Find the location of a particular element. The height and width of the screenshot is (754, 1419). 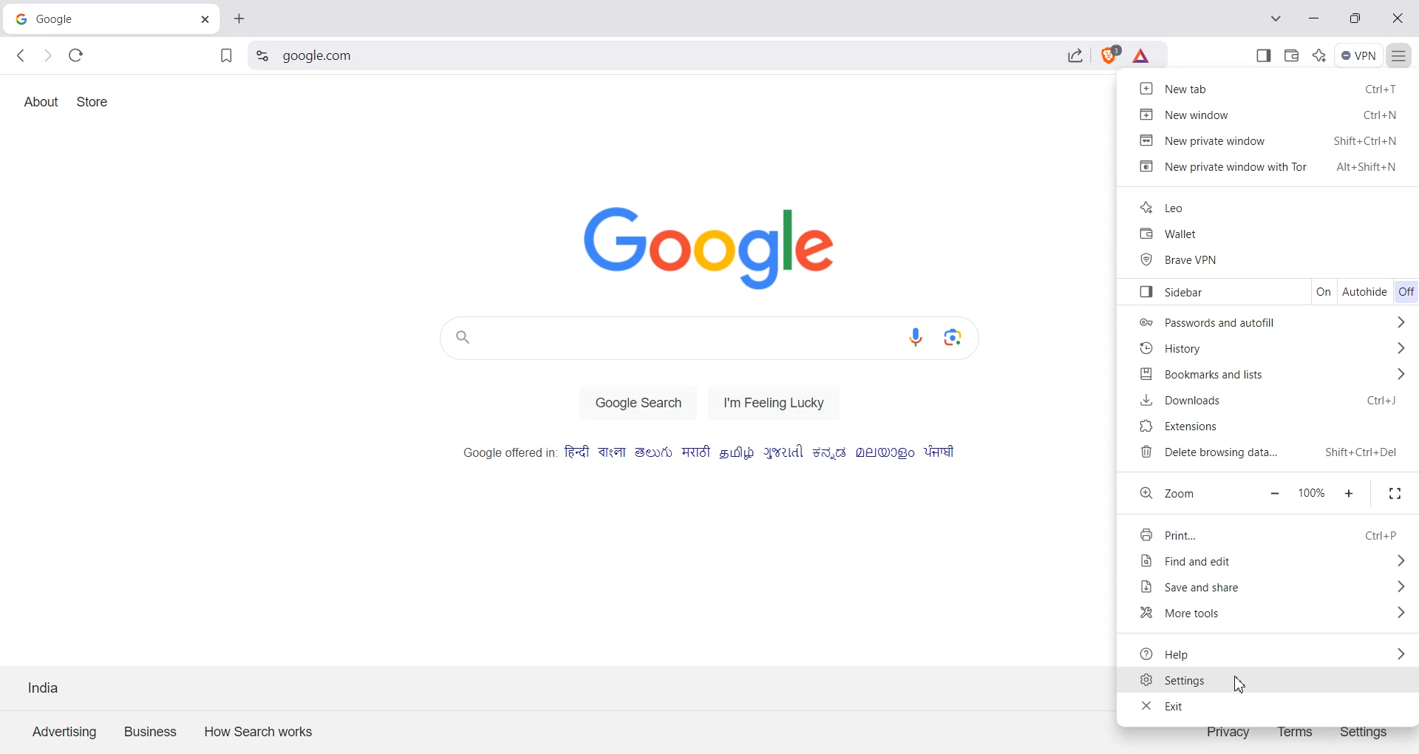

Brave Shield is located at coordinates (1109, 58).